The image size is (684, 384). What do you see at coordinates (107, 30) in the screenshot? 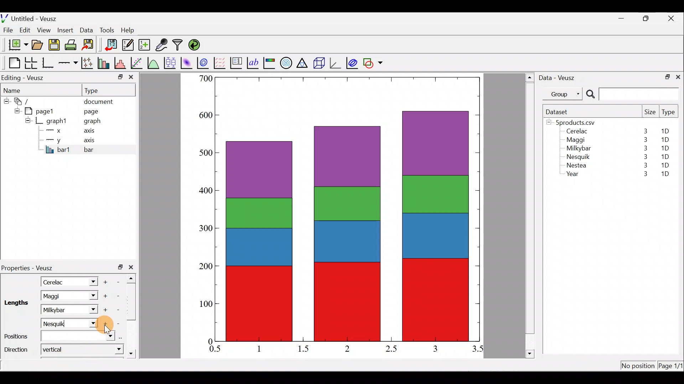
I see `Tools` at bounding box center [107, 30].